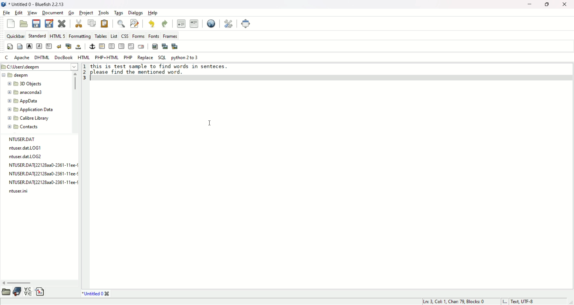 This screenshot has width=574, height=305. I want to click on insert thumbnail, so click(164, 46).